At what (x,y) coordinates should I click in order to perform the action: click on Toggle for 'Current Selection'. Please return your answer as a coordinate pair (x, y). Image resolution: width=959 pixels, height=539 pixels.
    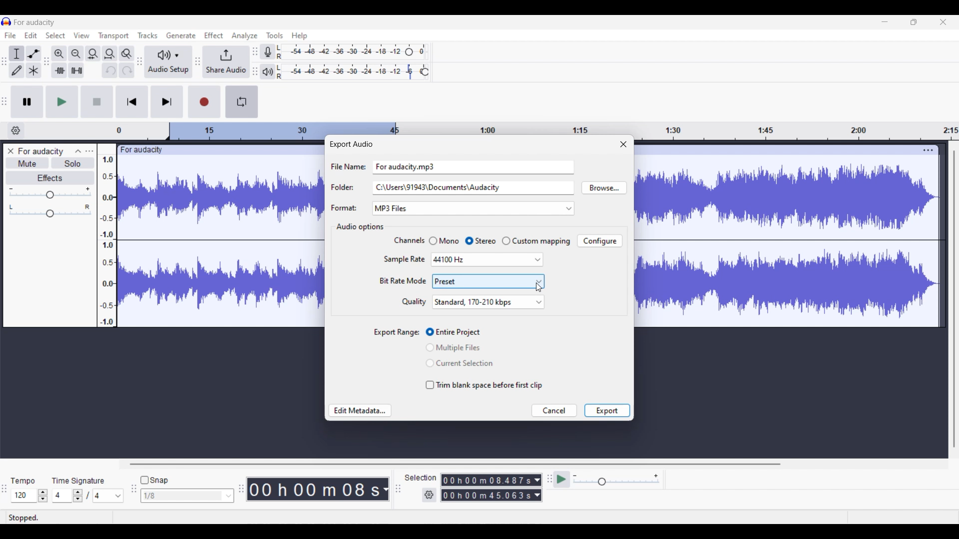
    Looking at the image, I should click on (460, 363).